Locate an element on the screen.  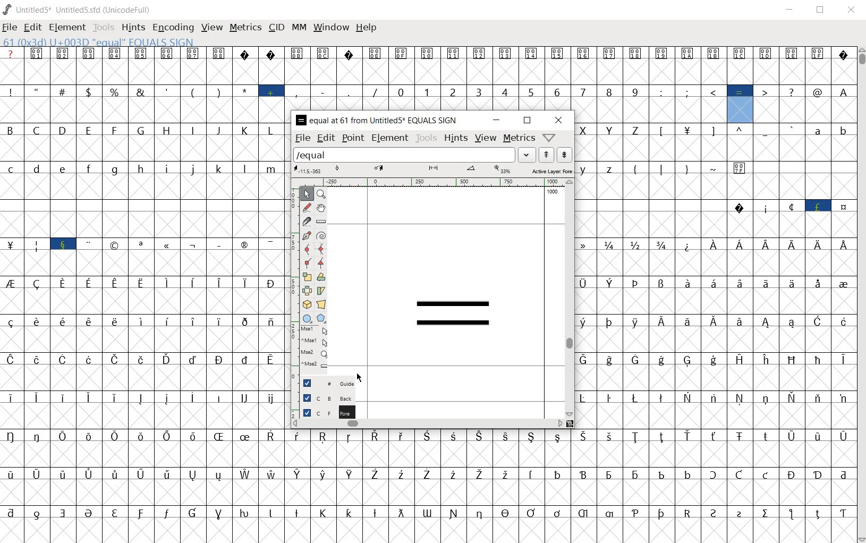
edit is located at coordinates (32, 27).